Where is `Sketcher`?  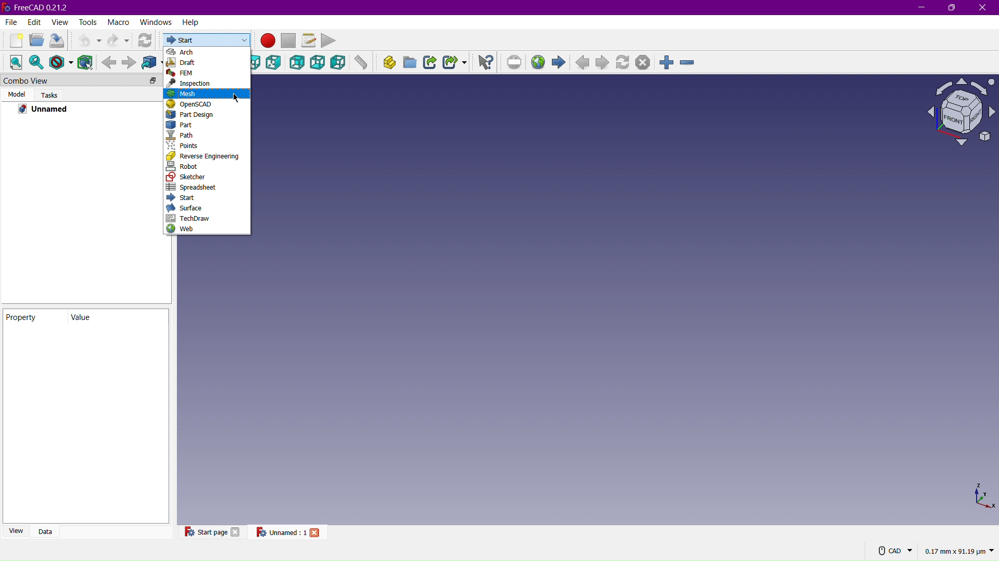 Sketcher is located at coordinates (195, 177).